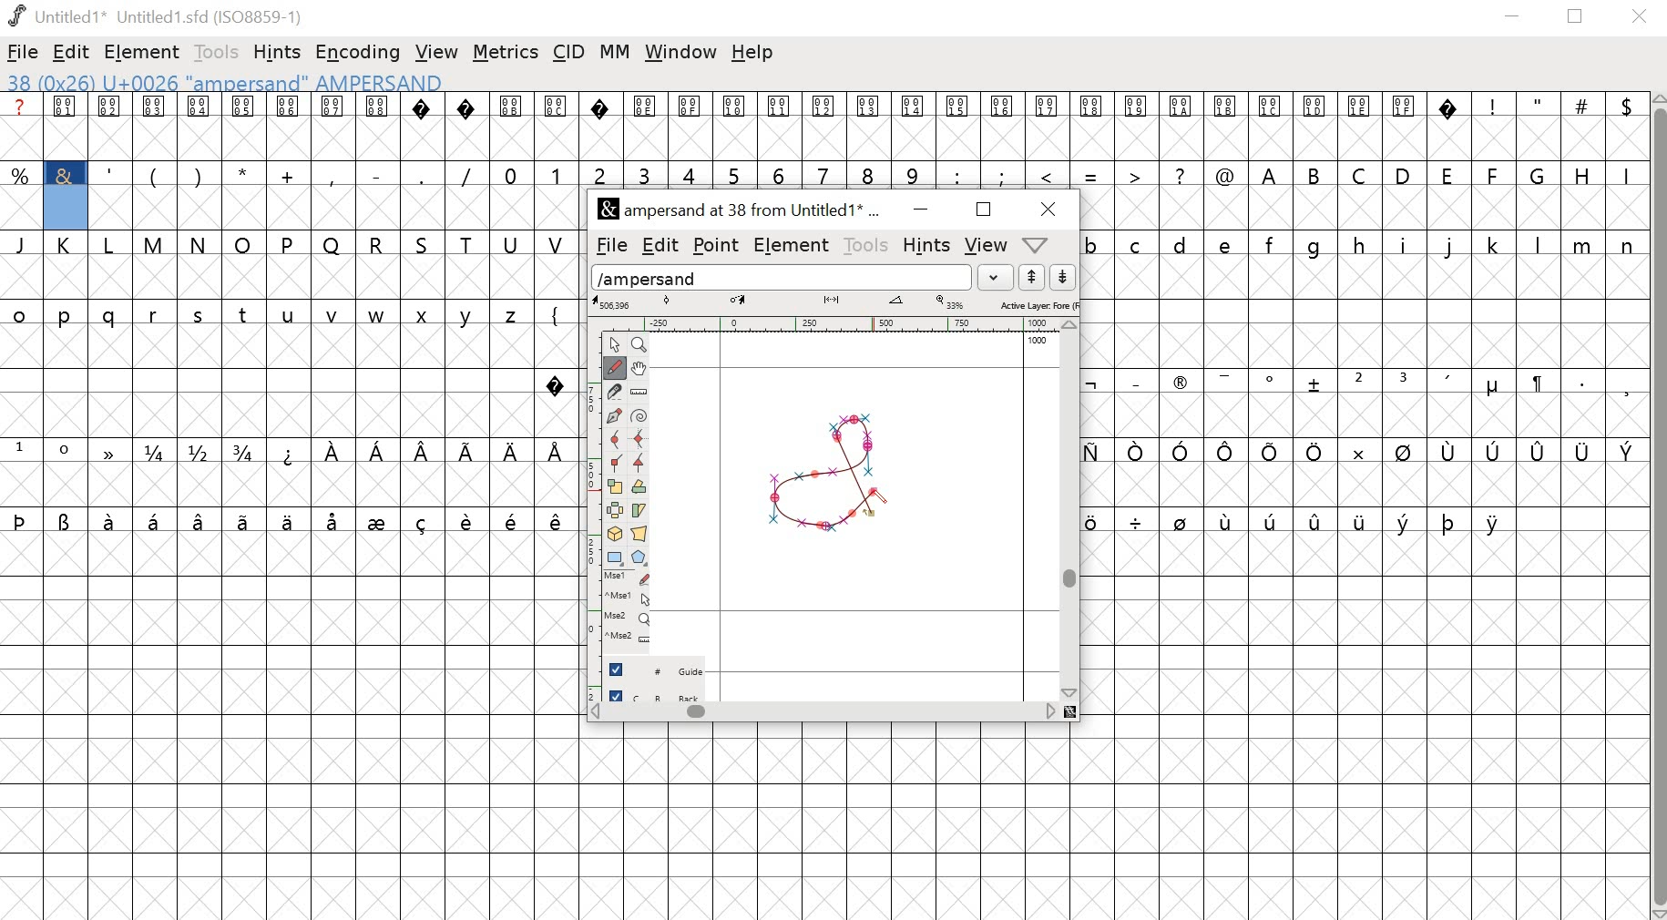  I want to click on $, so click(1624, 127).